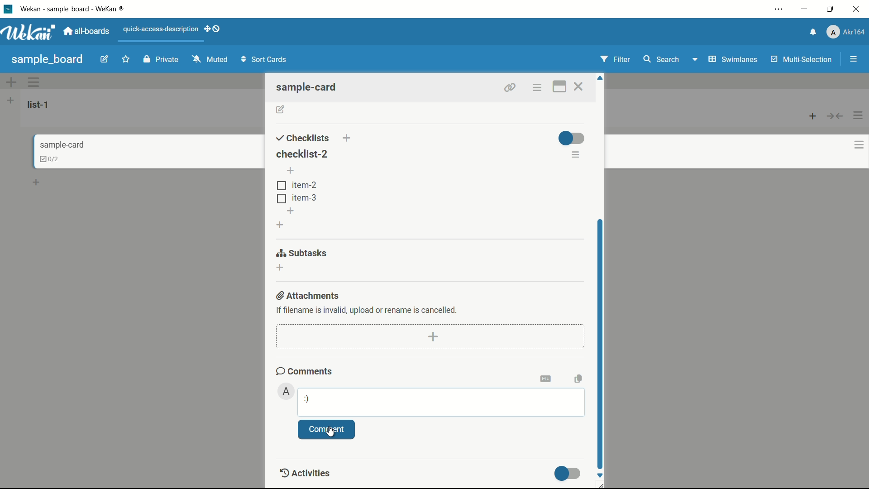  I want to click on toggle button, so click(568, 473).